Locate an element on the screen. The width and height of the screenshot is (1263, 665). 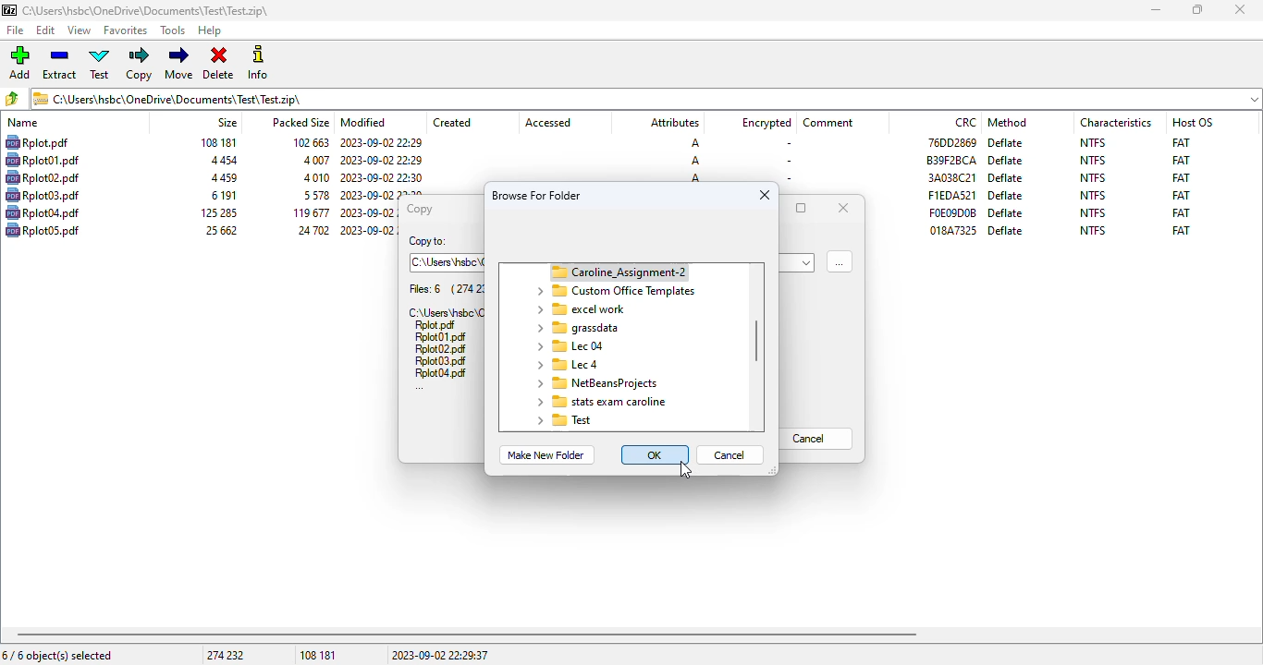
maximize is located at coordinates (802, 208).